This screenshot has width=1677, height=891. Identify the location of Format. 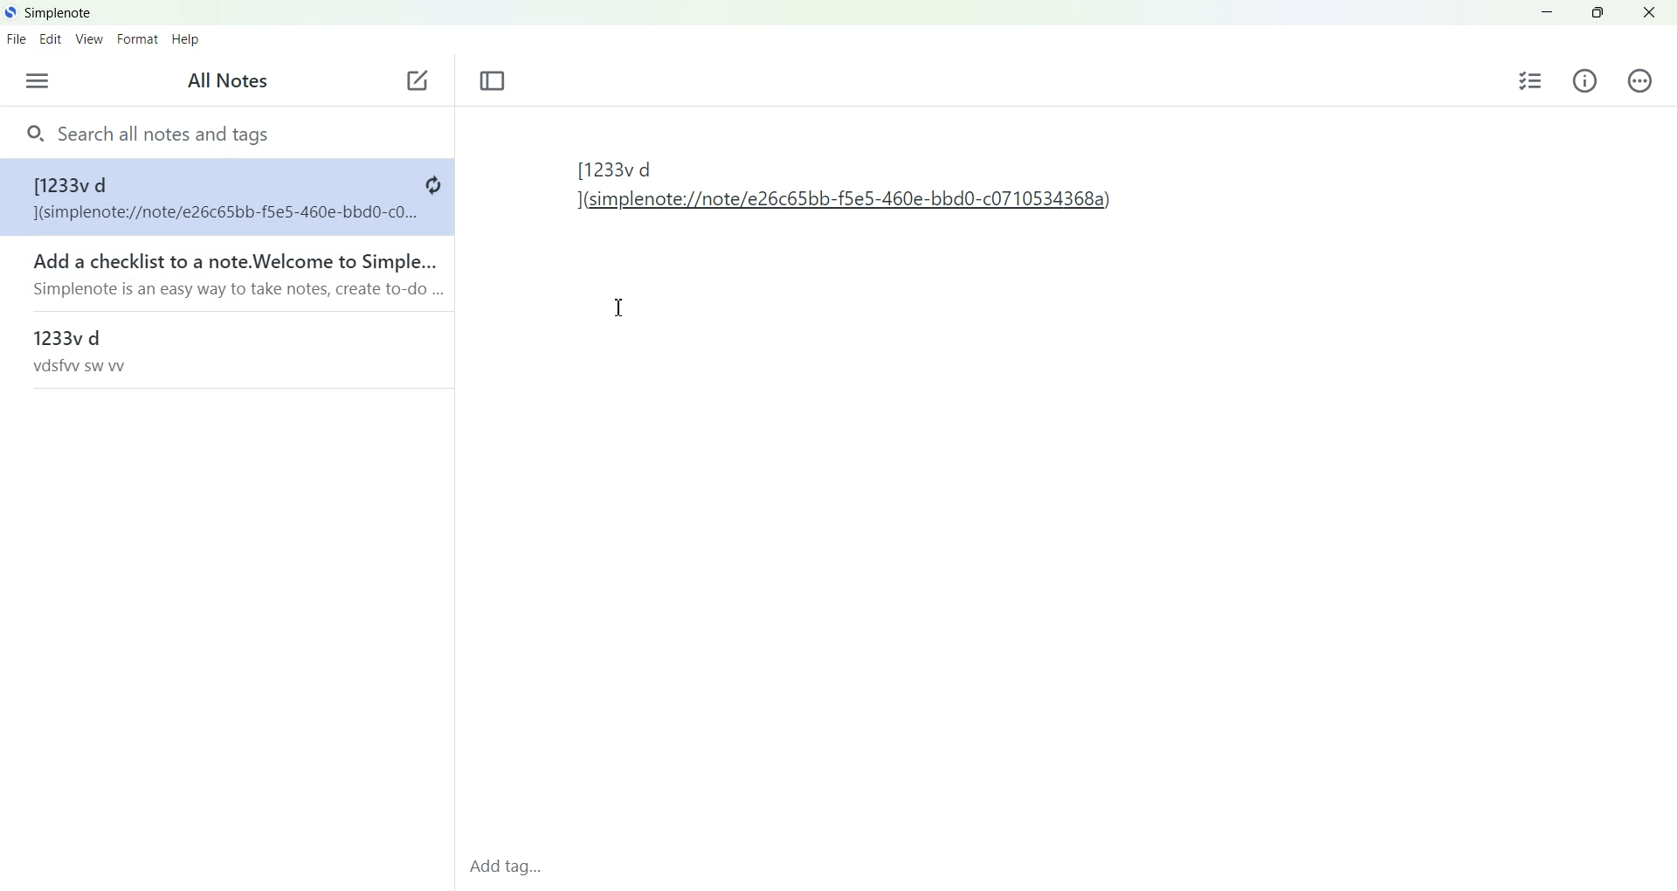
(136, 40).